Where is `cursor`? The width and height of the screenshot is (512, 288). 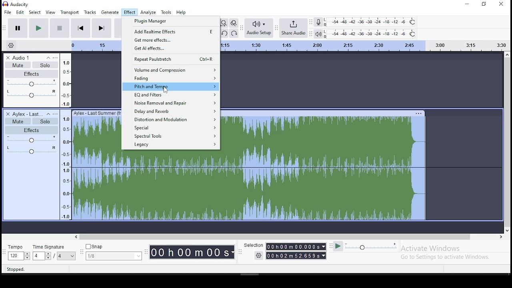
cursor is located at coordinates (164, 90).